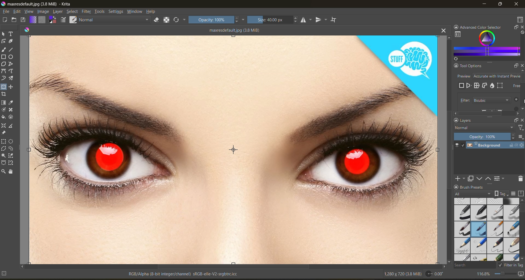 The height and width of the screenshot is (280, 525). What do you see at coordinates (520, 20) in the screenshot?
I see `choose workspace` at bounding box center [520, 20].